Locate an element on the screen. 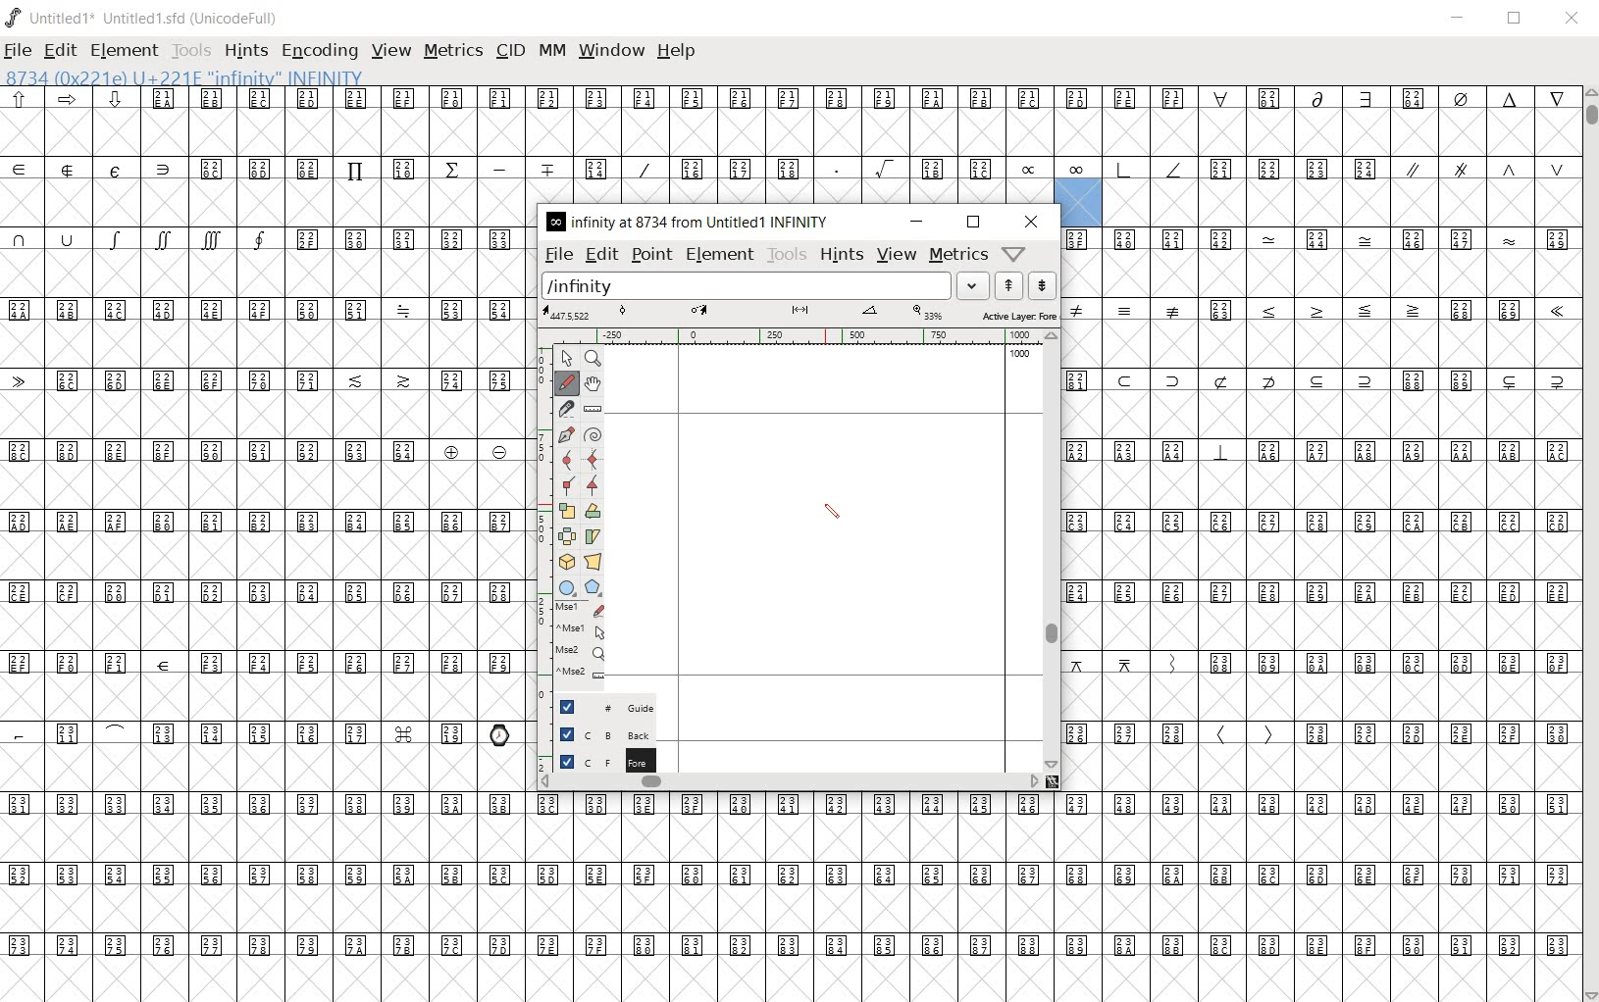  draw a freehand curve is located at coordinates (568, 383).